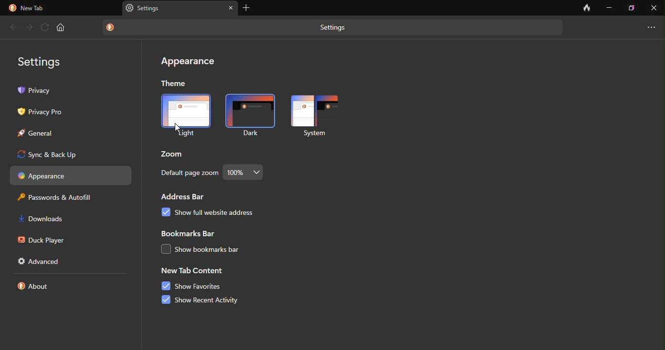  I want to click on show favorites, so click(193, 286).